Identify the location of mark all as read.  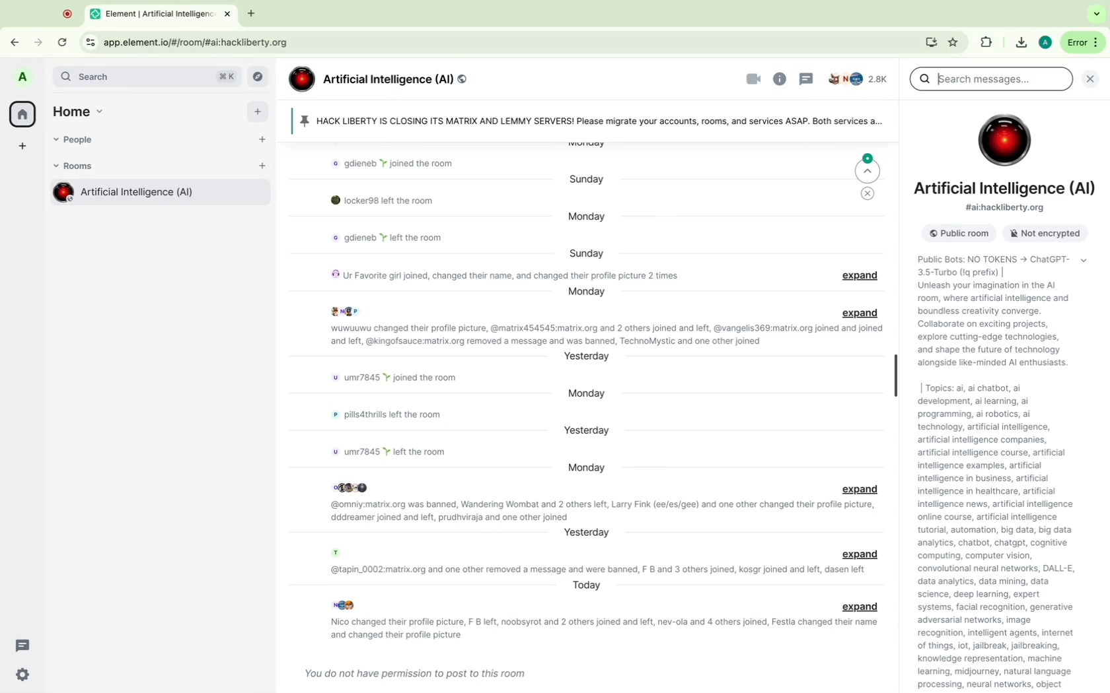
(868, 195).